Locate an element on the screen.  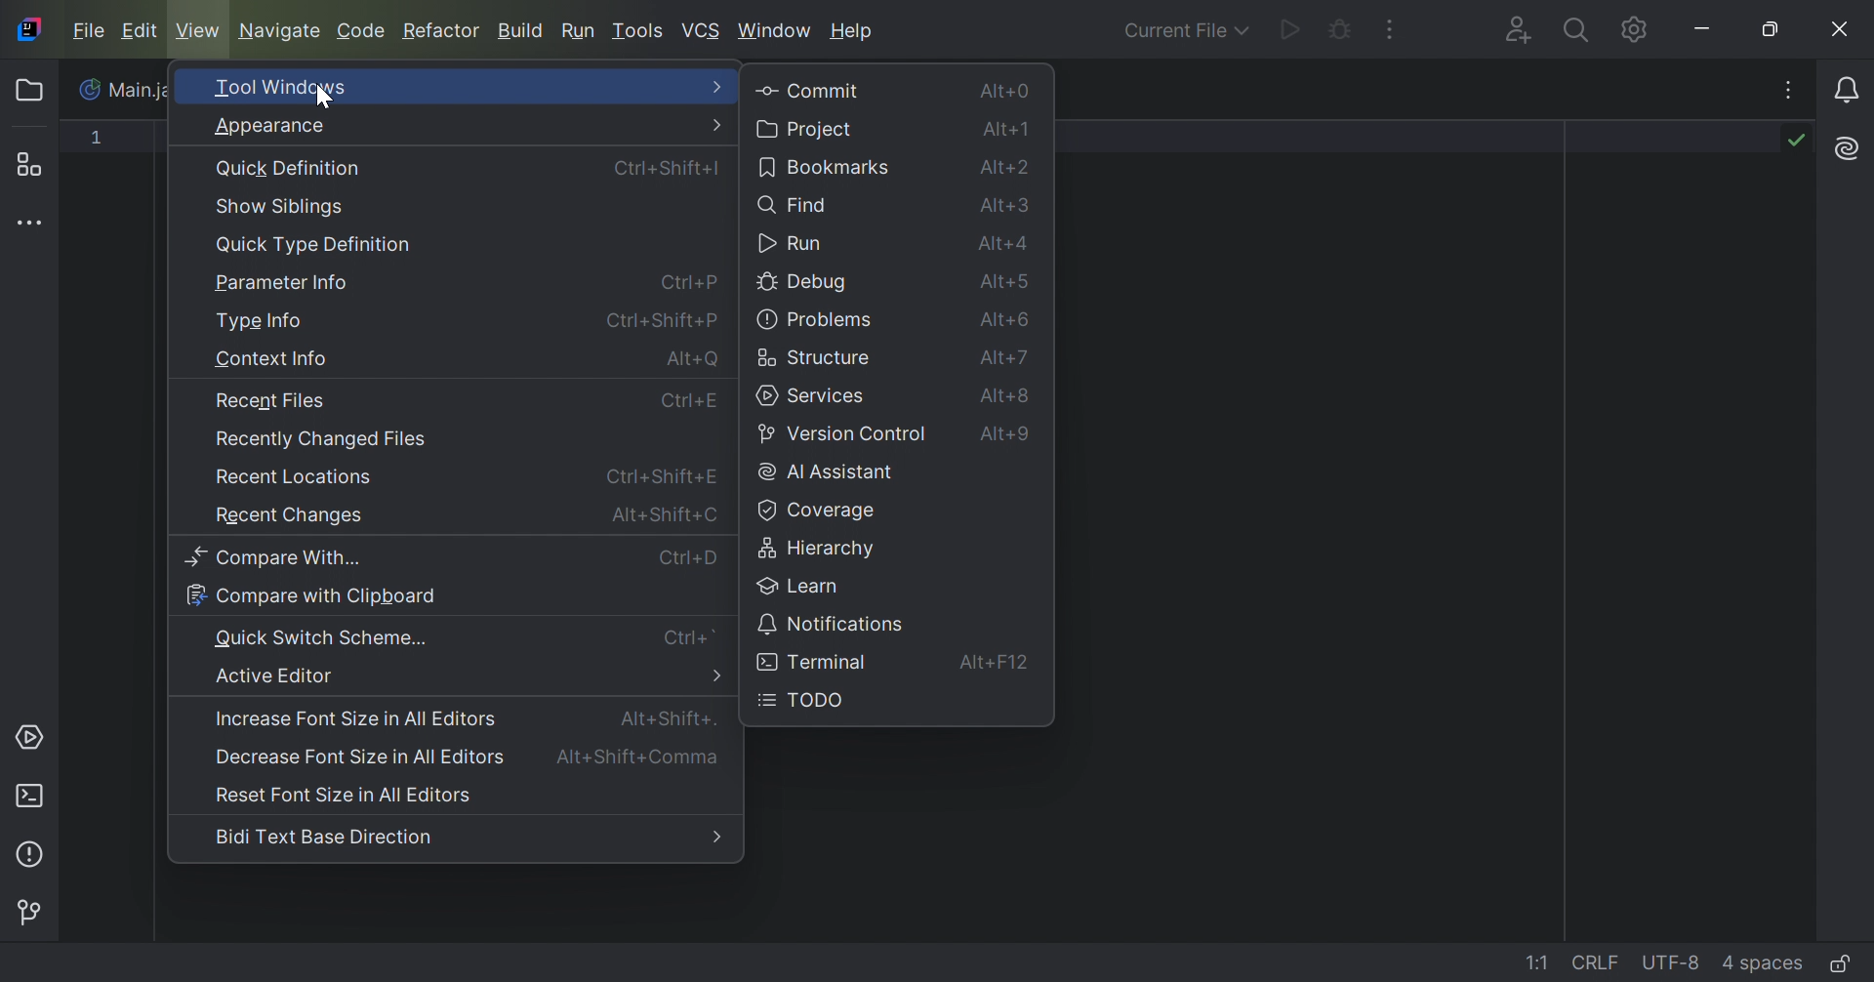
More is located at coordinates (721, 86).